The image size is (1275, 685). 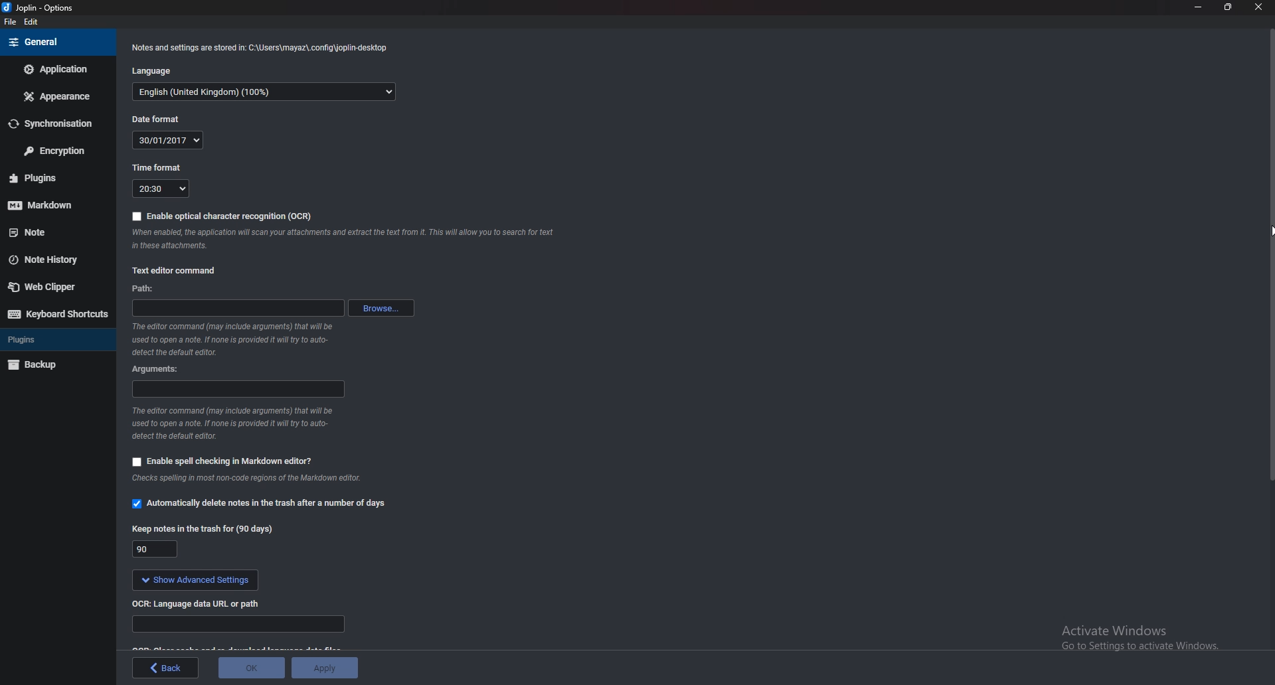 What do you see at coordinates (258, 479) in the screenshot?
I see `Info` at bounding box center [258, 479].